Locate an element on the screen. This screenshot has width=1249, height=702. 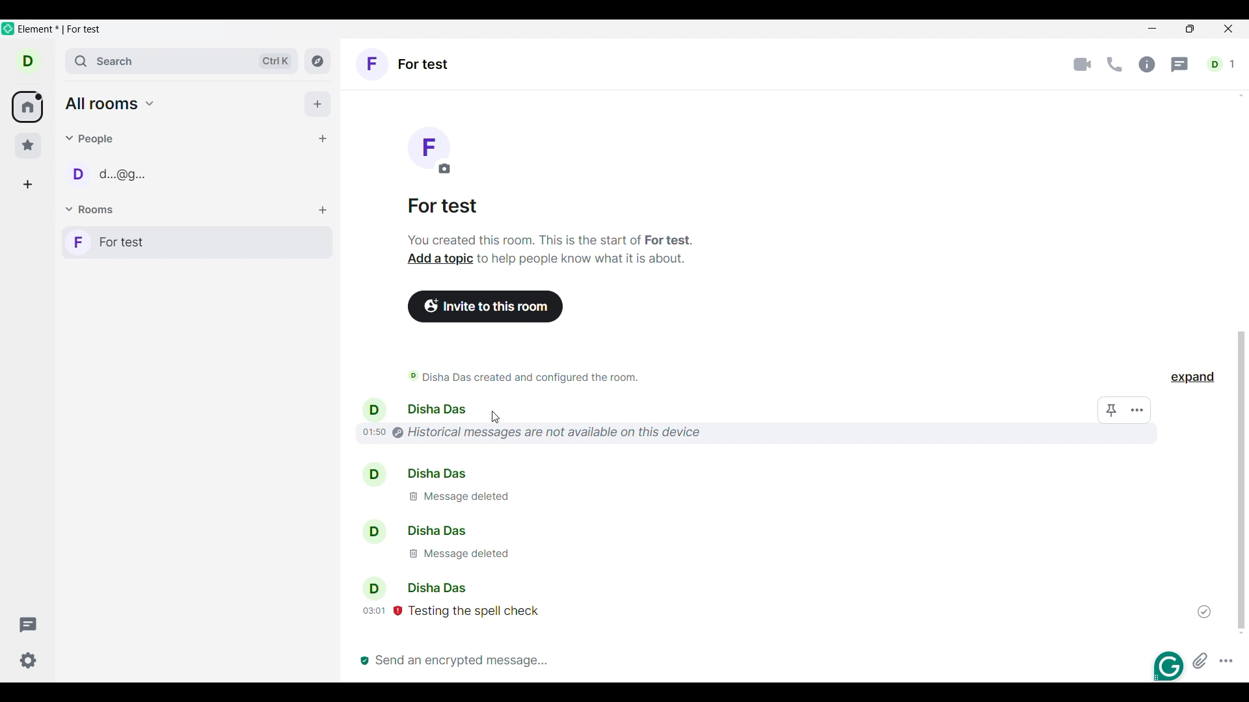
Start chat is located at coordinates (322, 138).